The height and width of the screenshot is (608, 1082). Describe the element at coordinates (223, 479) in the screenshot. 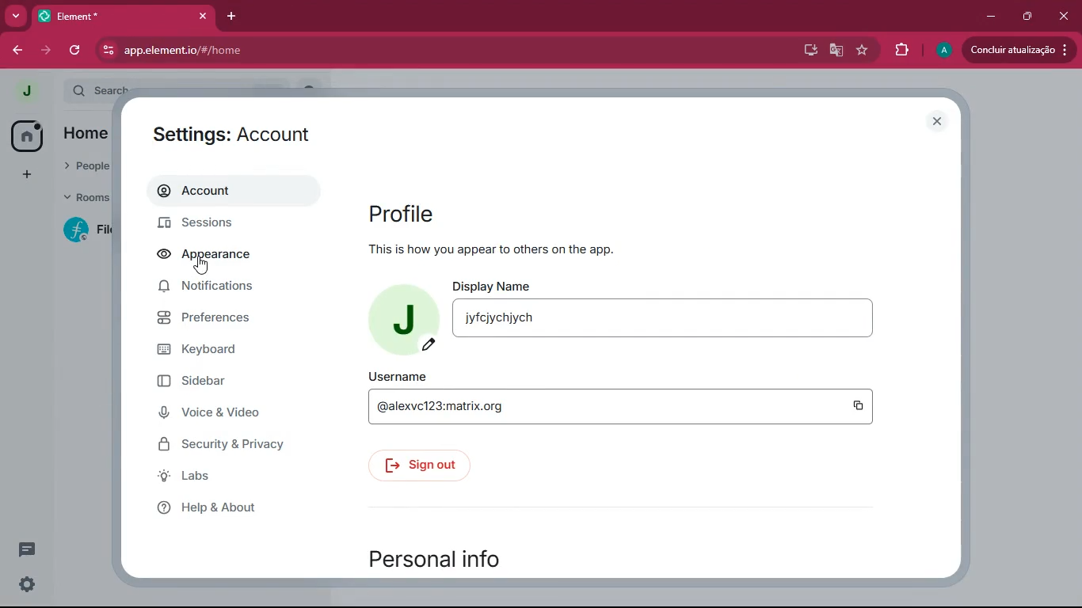

I see `labs` at that location.